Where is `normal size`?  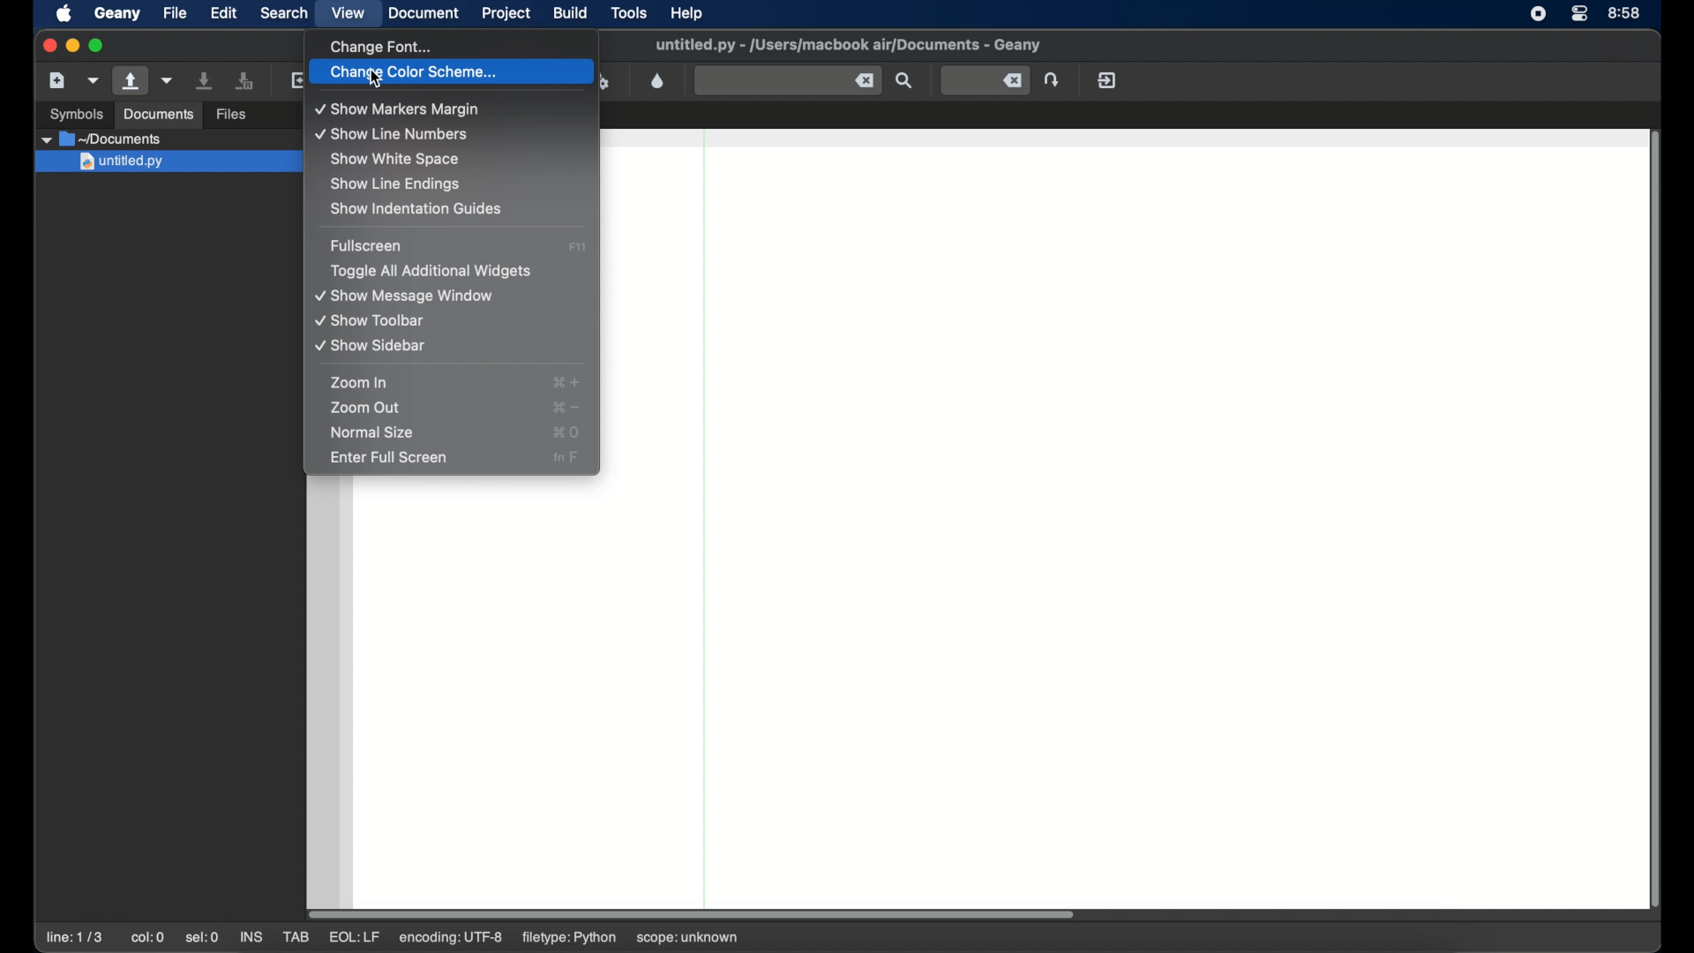 normal size is located at coordinates (372, 433).